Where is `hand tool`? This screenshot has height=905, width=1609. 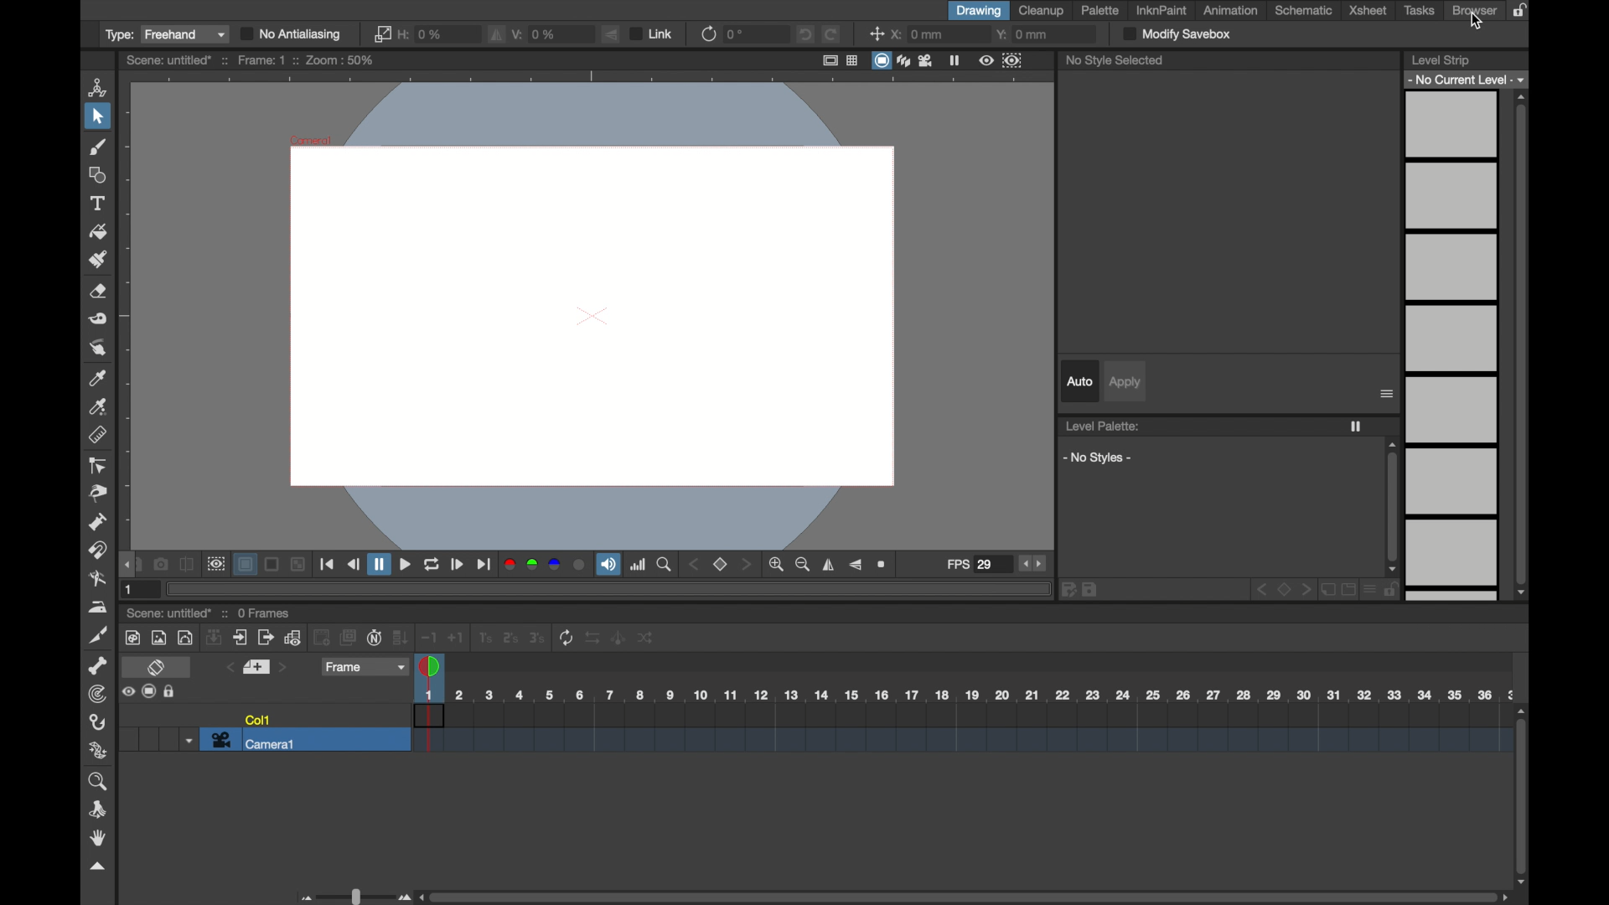
hand tool is located at coordinates (99, 838).